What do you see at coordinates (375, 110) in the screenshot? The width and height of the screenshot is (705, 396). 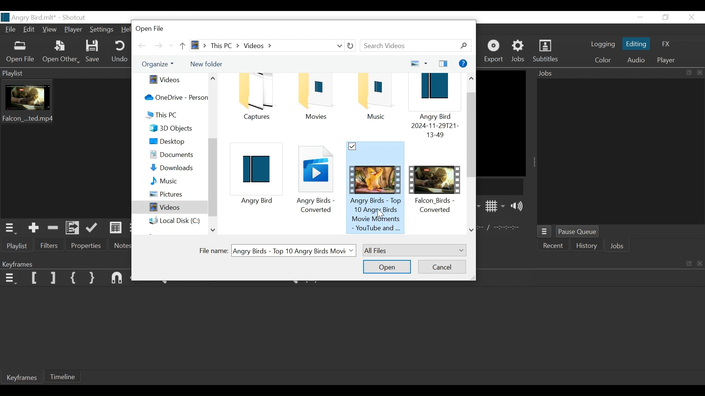 I see `Project Folder` at bounding box center [375, 110].